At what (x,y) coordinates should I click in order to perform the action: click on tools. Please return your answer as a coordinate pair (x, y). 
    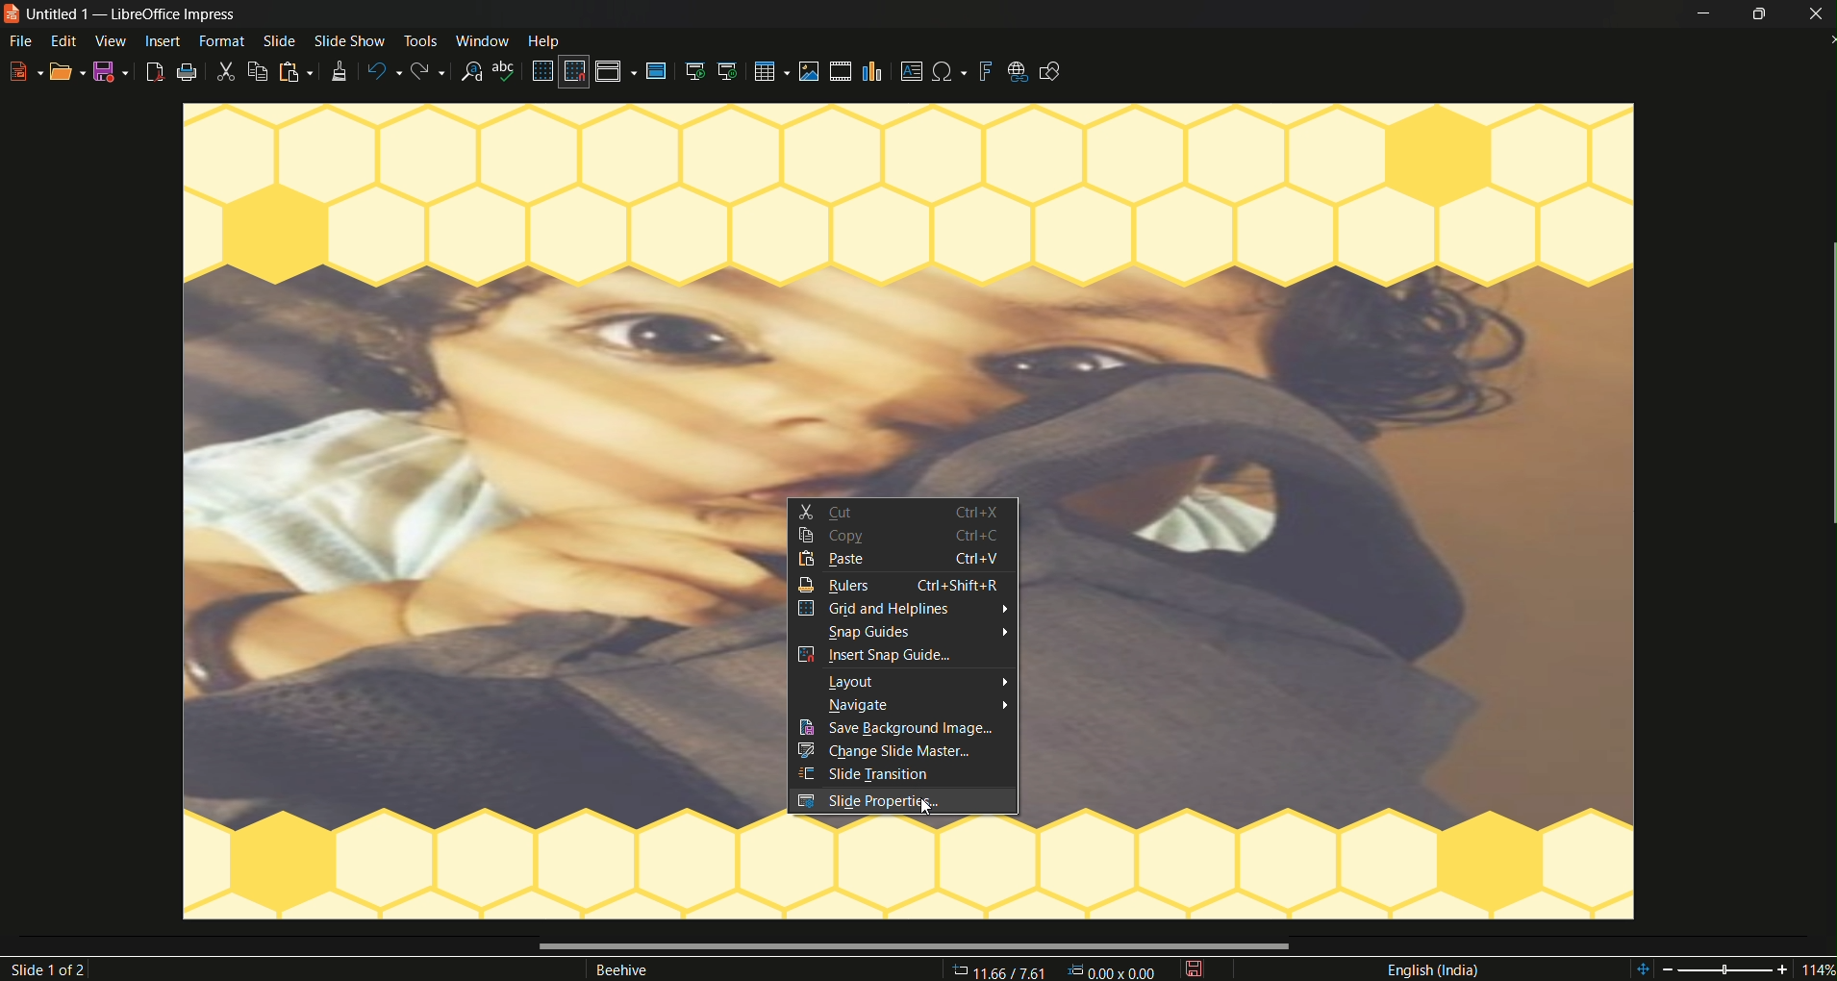
    Looking at the image, I should click on (419, 41).